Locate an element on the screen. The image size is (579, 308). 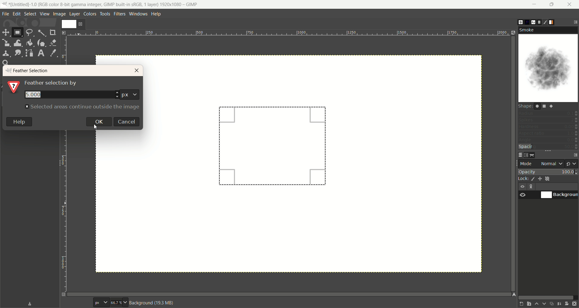
scale bar is located at coordinates (288, 34).